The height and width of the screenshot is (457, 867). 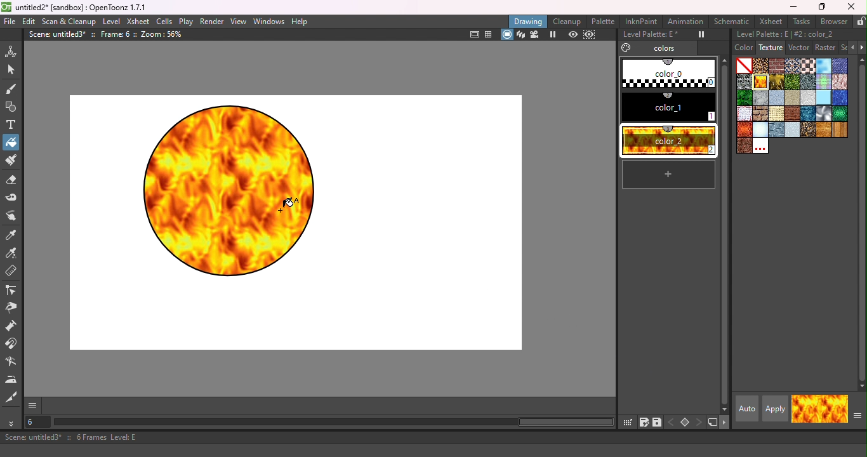 I want to click on Level, so click(x=112, y=21).